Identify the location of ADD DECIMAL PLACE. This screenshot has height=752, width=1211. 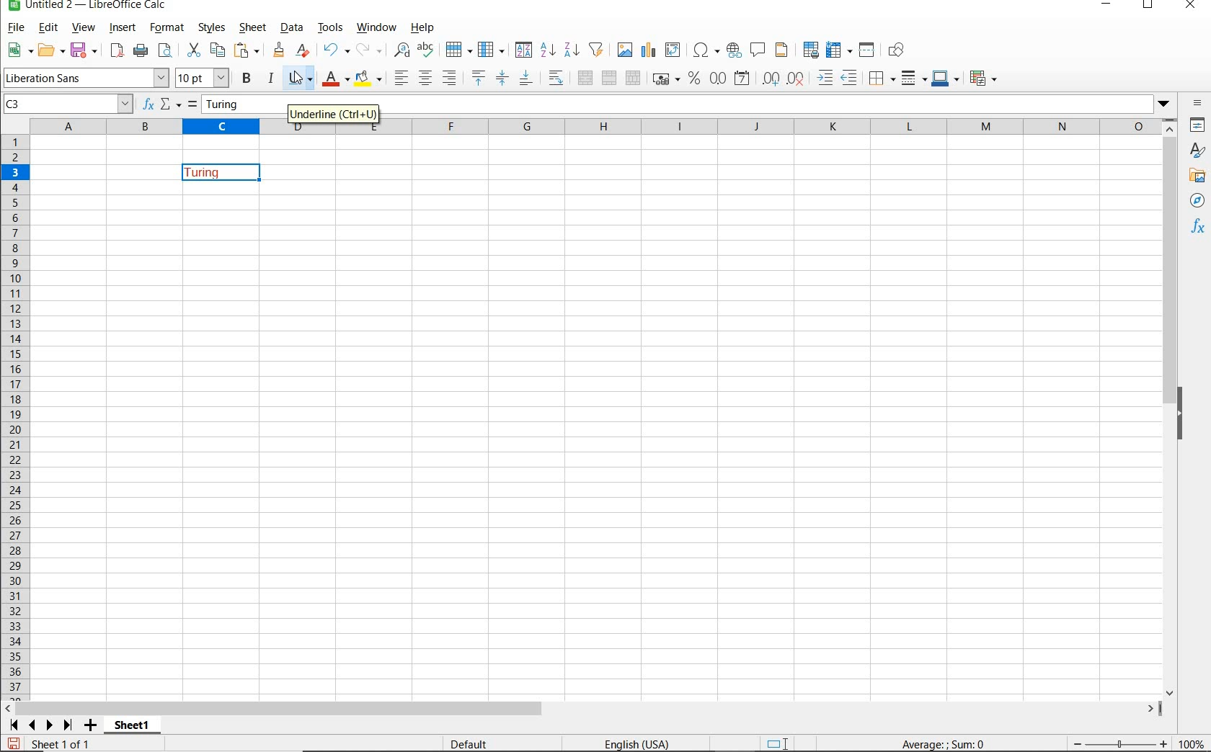
(771, 80).